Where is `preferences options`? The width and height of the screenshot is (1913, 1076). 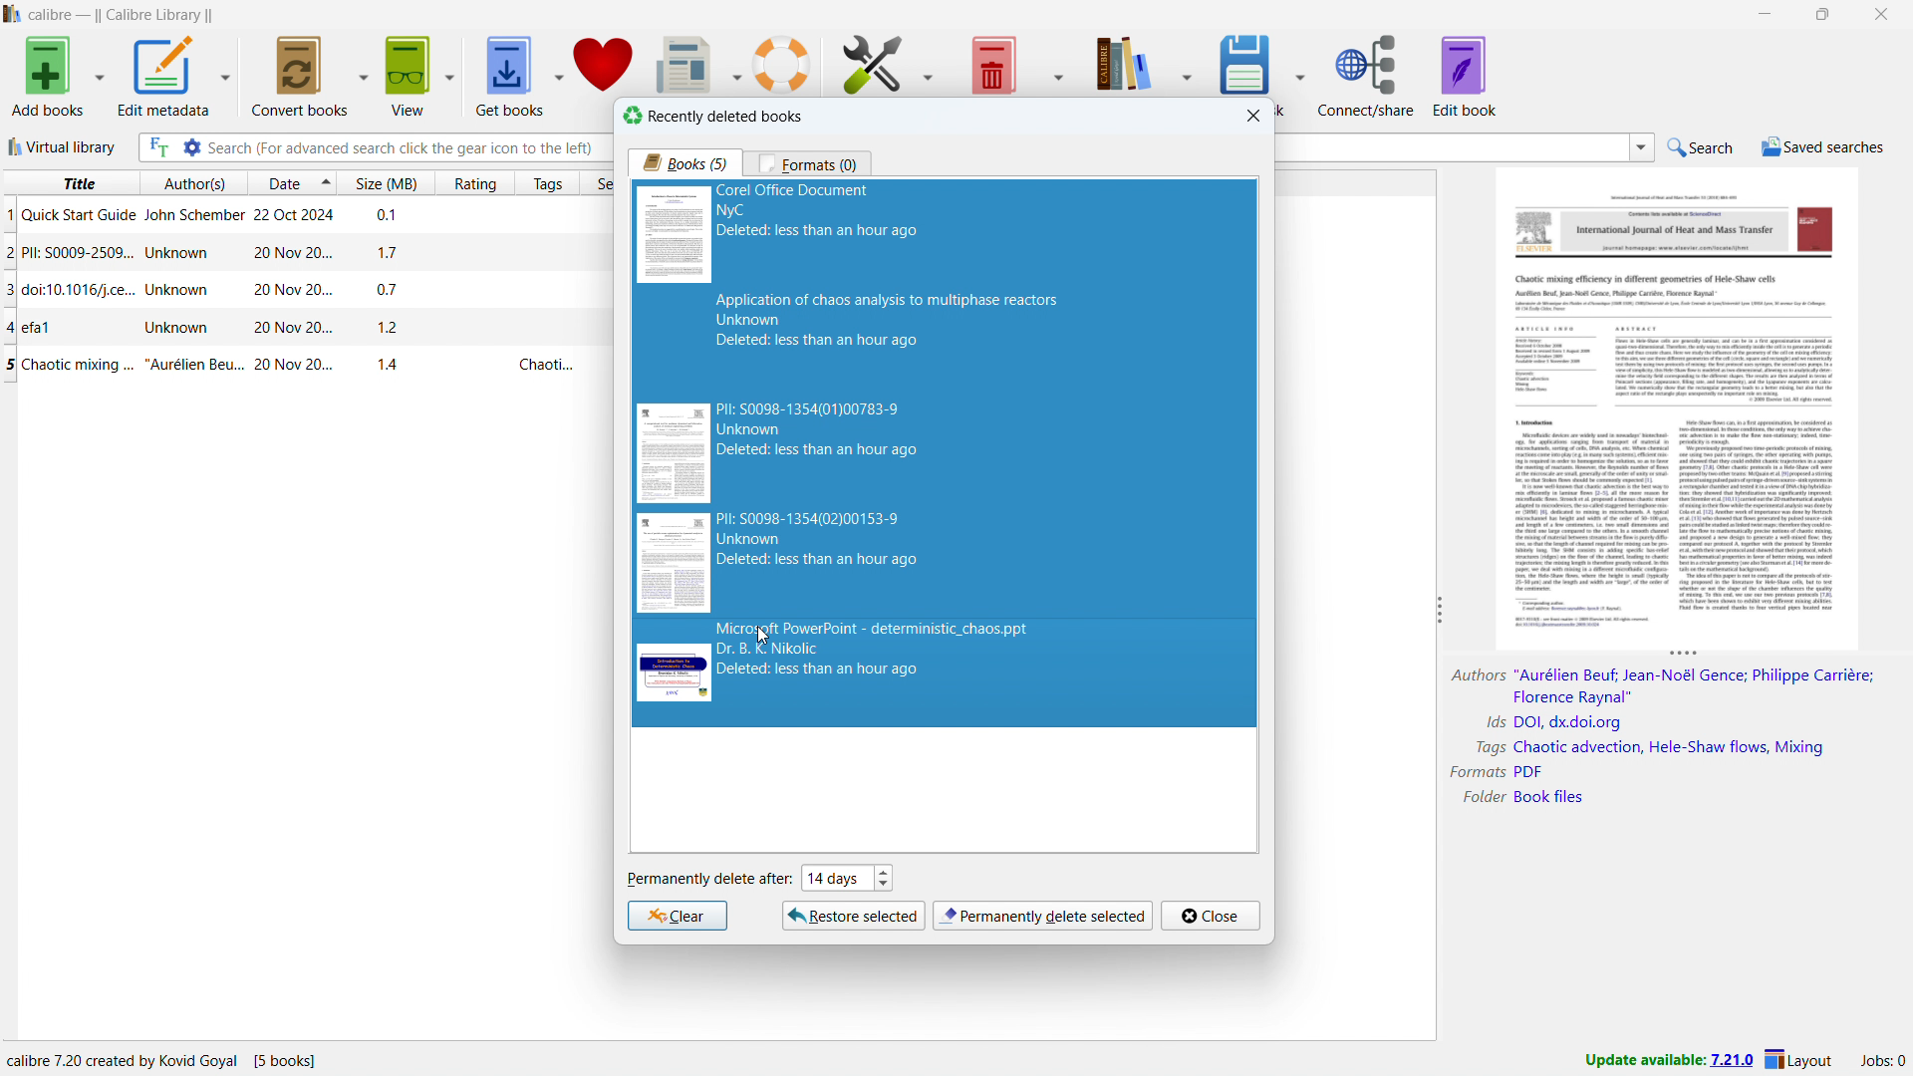
preferences options is located at coordinates (933, 62).